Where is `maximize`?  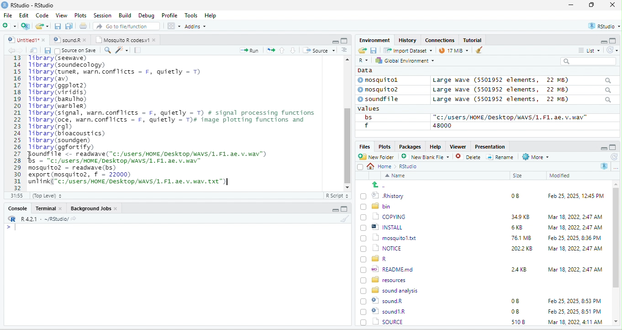 maximize is located at coordinates (593, 5).